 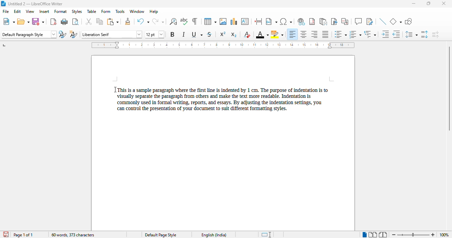 I want to click on italic, so click(x=184, y=34).